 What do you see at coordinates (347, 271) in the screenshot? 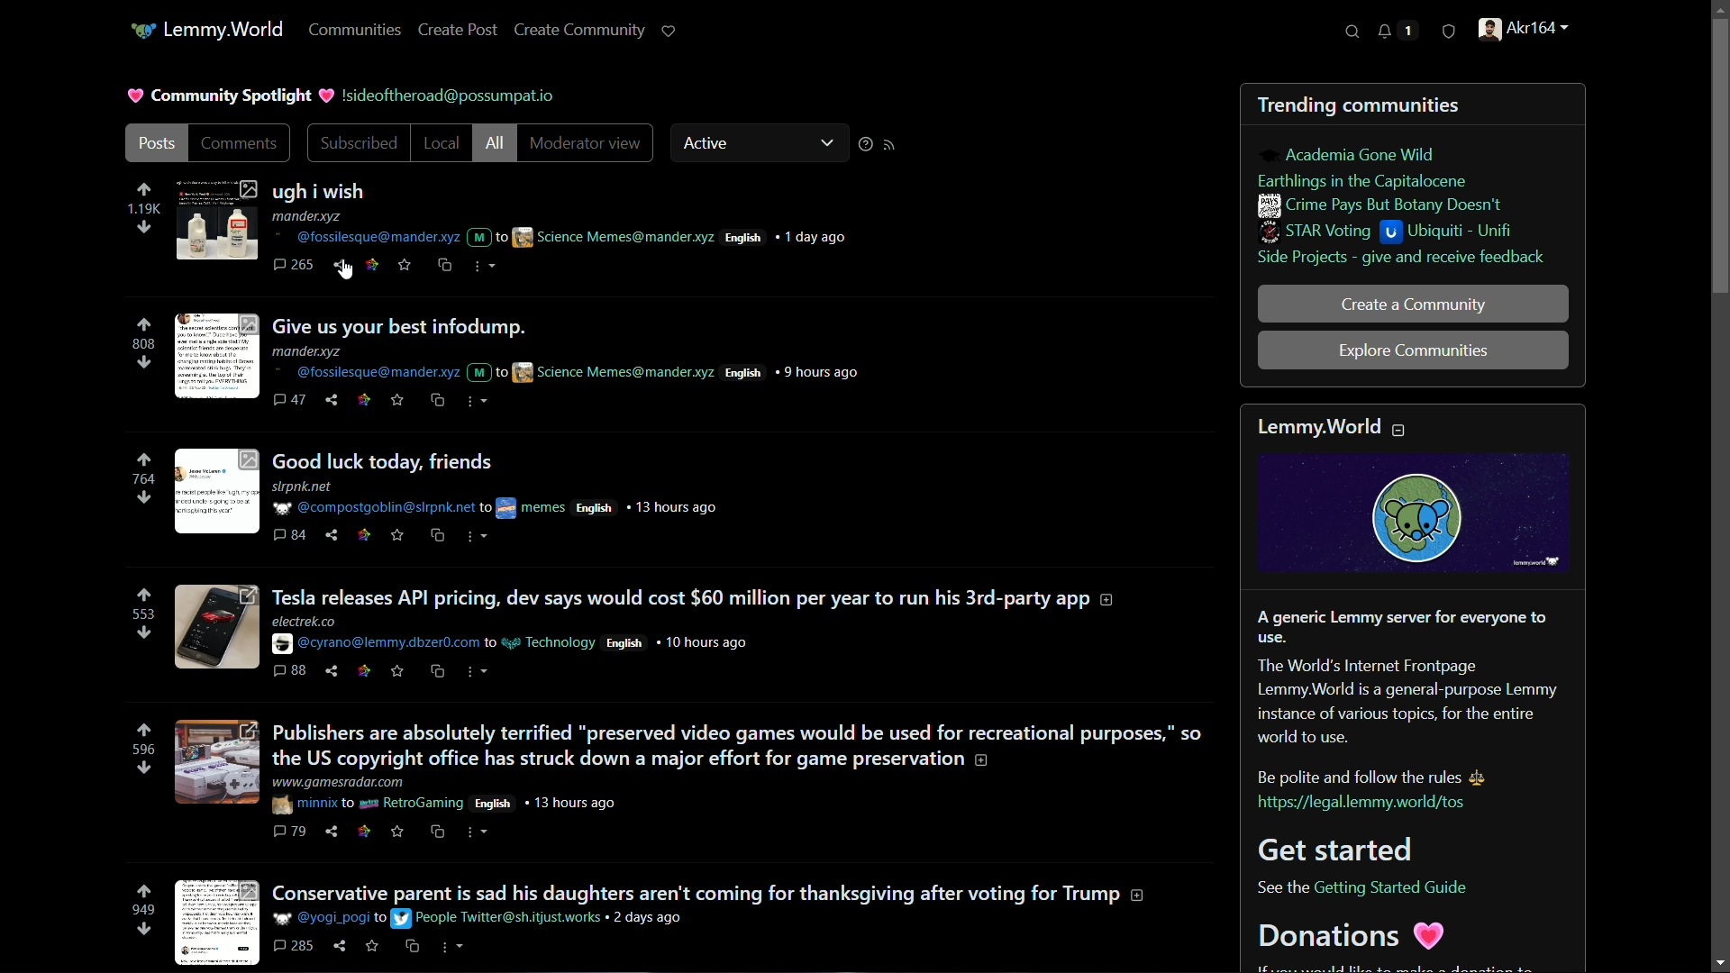
I see `cursor` at bounding box center [347, 271].